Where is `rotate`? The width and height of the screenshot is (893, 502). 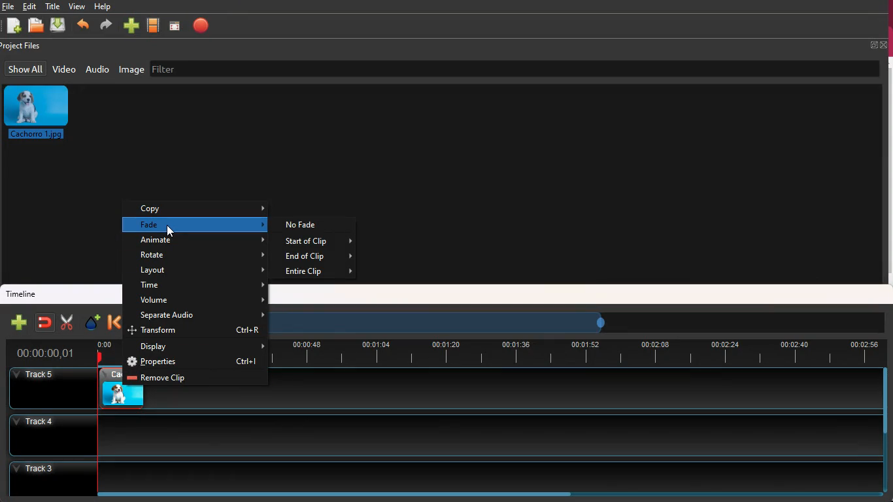 rotate is located at coordinates (202, 256).